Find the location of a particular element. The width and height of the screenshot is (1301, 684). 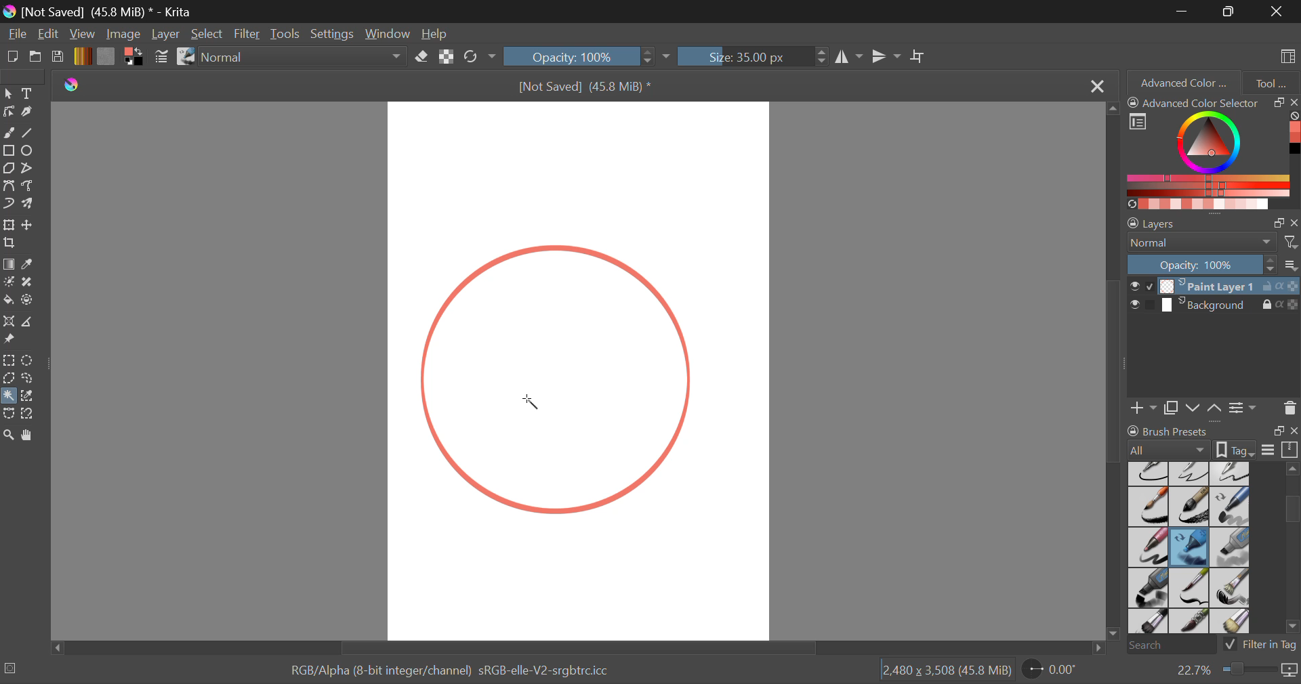

Bristles-3 Large Smooth is located at coordinates (1147, 622).